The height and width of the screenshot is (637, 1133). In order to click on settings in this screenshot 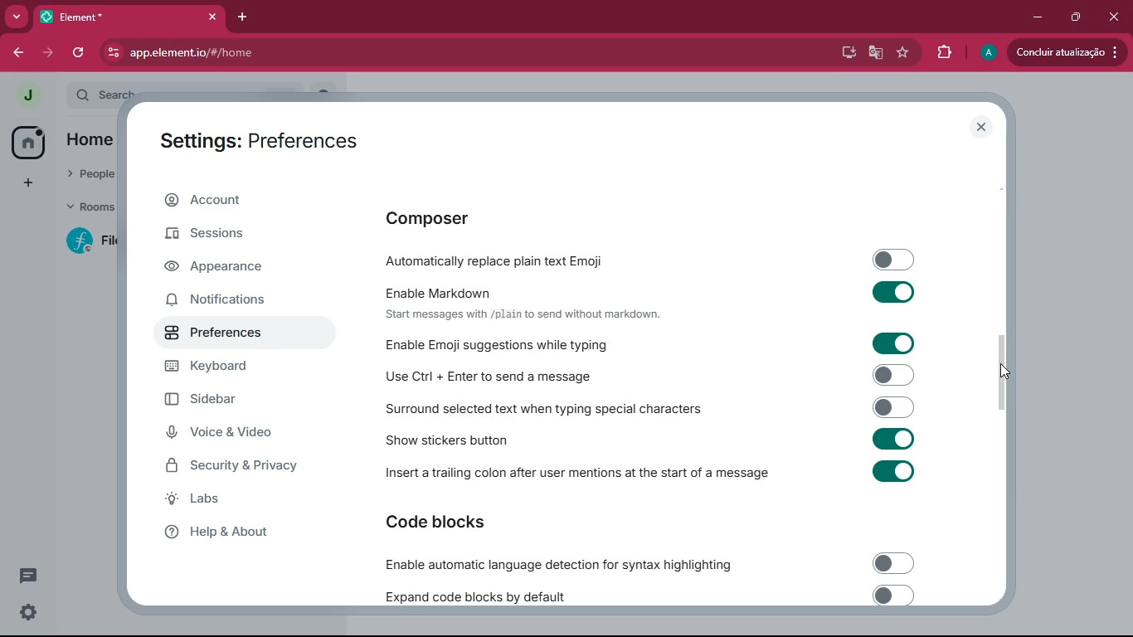, I will do `click(24, 612)`.